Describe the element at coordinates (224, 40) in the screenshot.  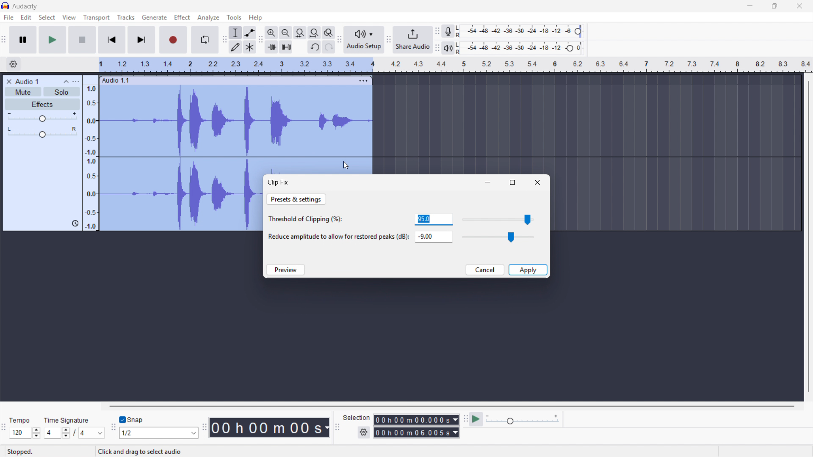
I see `Tools toolbar` at that location.